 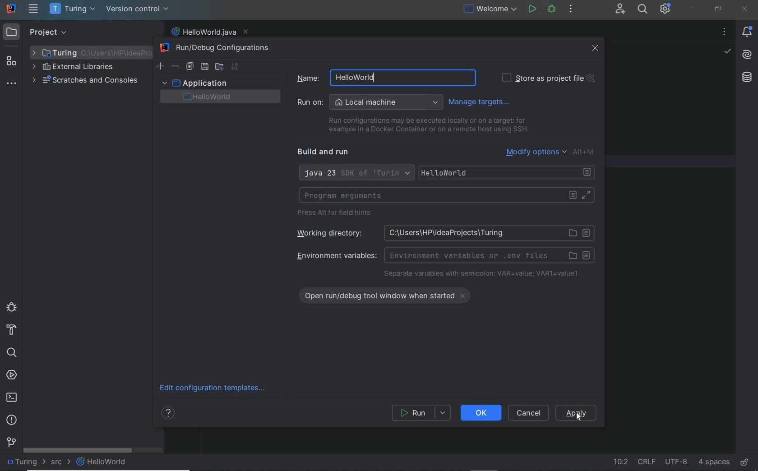 I want to click on go to line, so click(x=620, y=463).